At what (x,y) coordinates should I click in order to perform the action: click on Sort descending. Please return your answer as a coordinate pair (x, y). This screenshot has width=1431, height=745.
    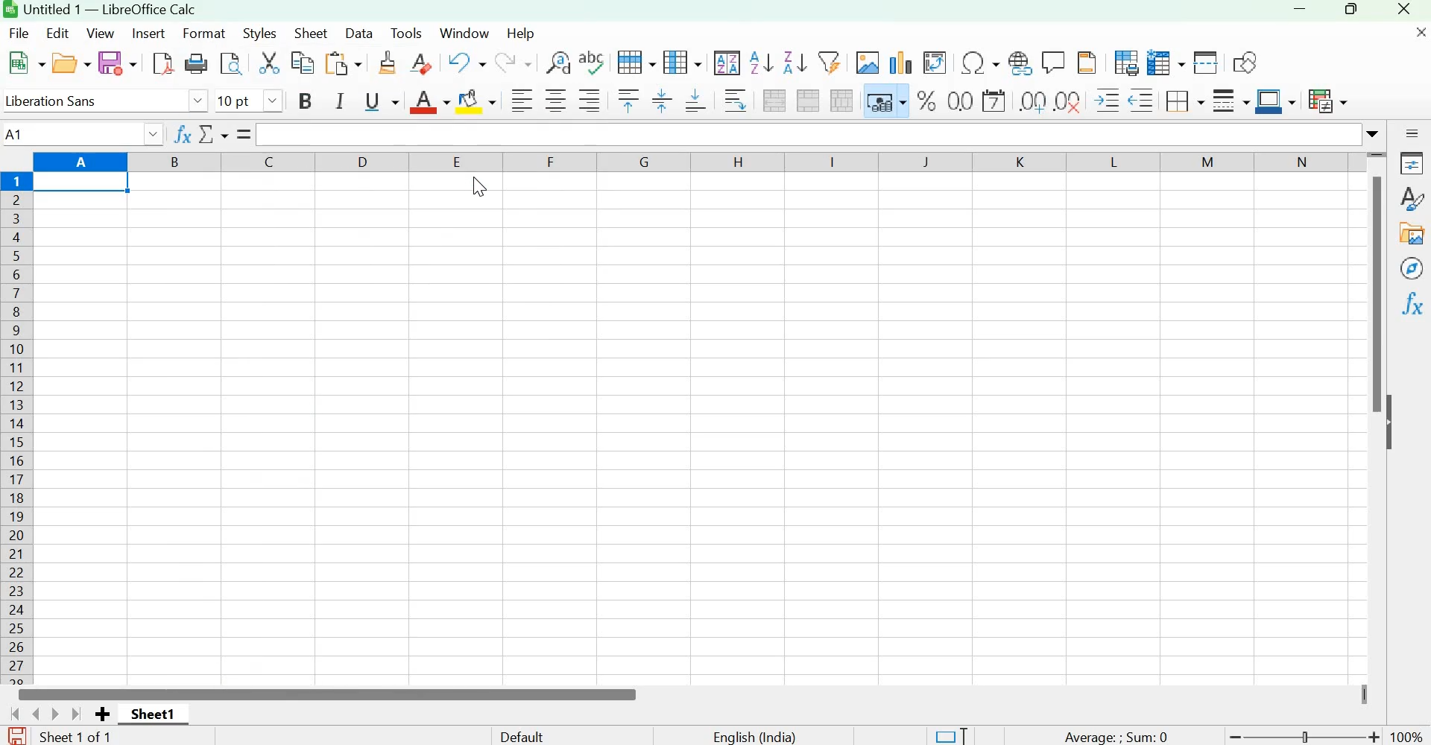
    Looking at the image, I should click on (795, 63).